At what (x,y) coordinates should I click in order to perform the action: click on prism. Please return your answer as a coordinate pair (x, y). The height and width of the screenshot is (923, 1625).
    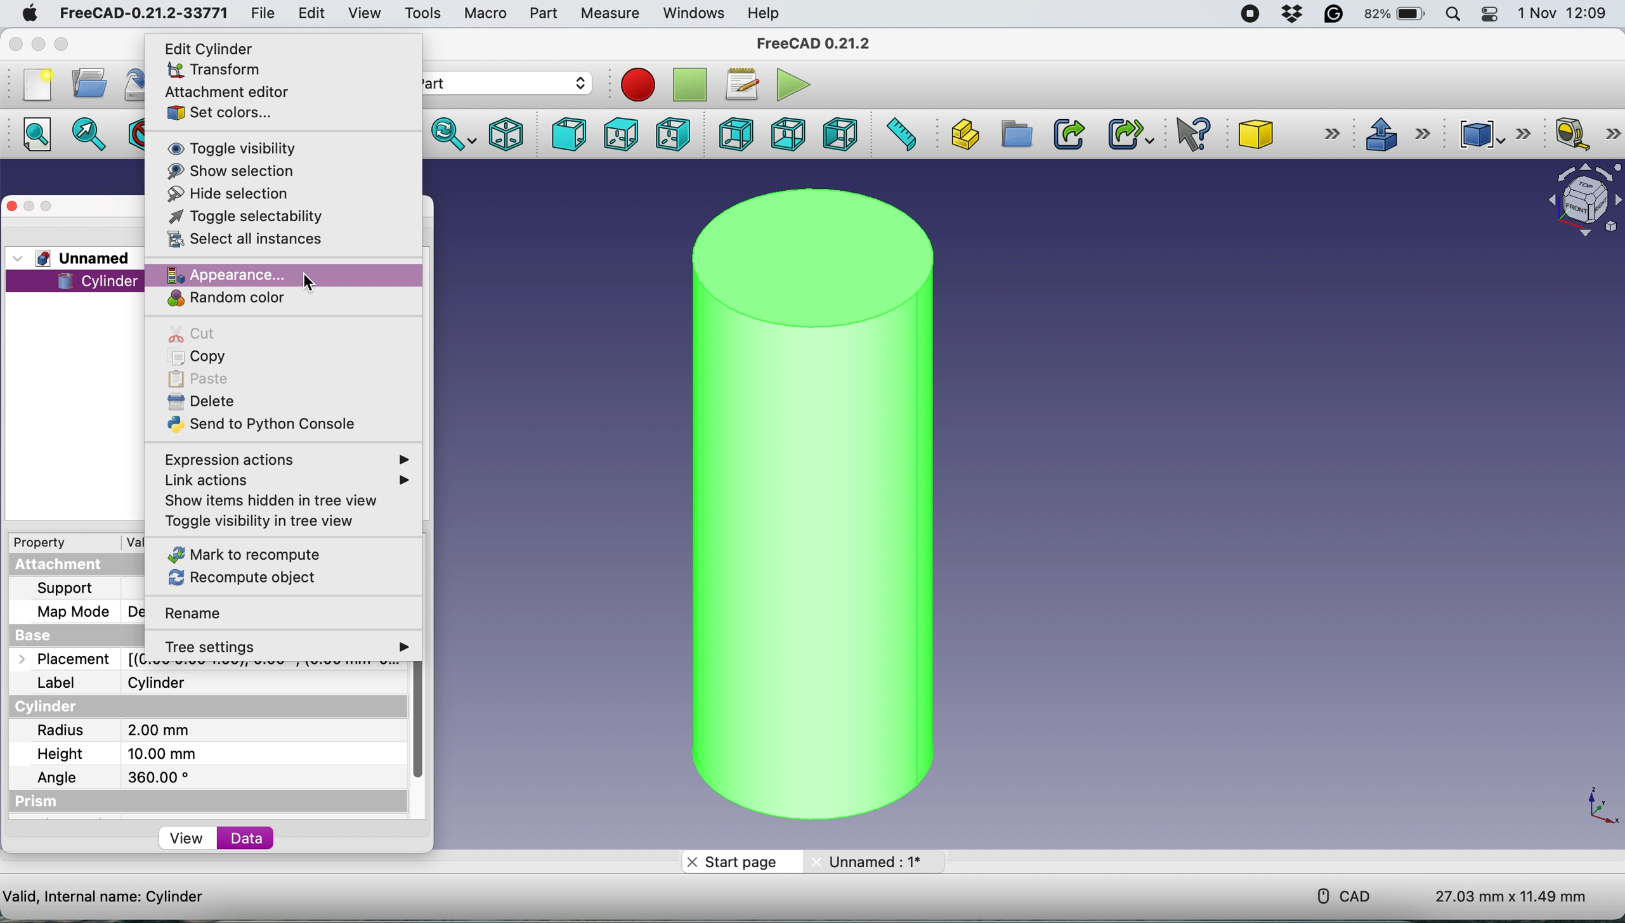
    Looking at the image, I should click on (36, 803).